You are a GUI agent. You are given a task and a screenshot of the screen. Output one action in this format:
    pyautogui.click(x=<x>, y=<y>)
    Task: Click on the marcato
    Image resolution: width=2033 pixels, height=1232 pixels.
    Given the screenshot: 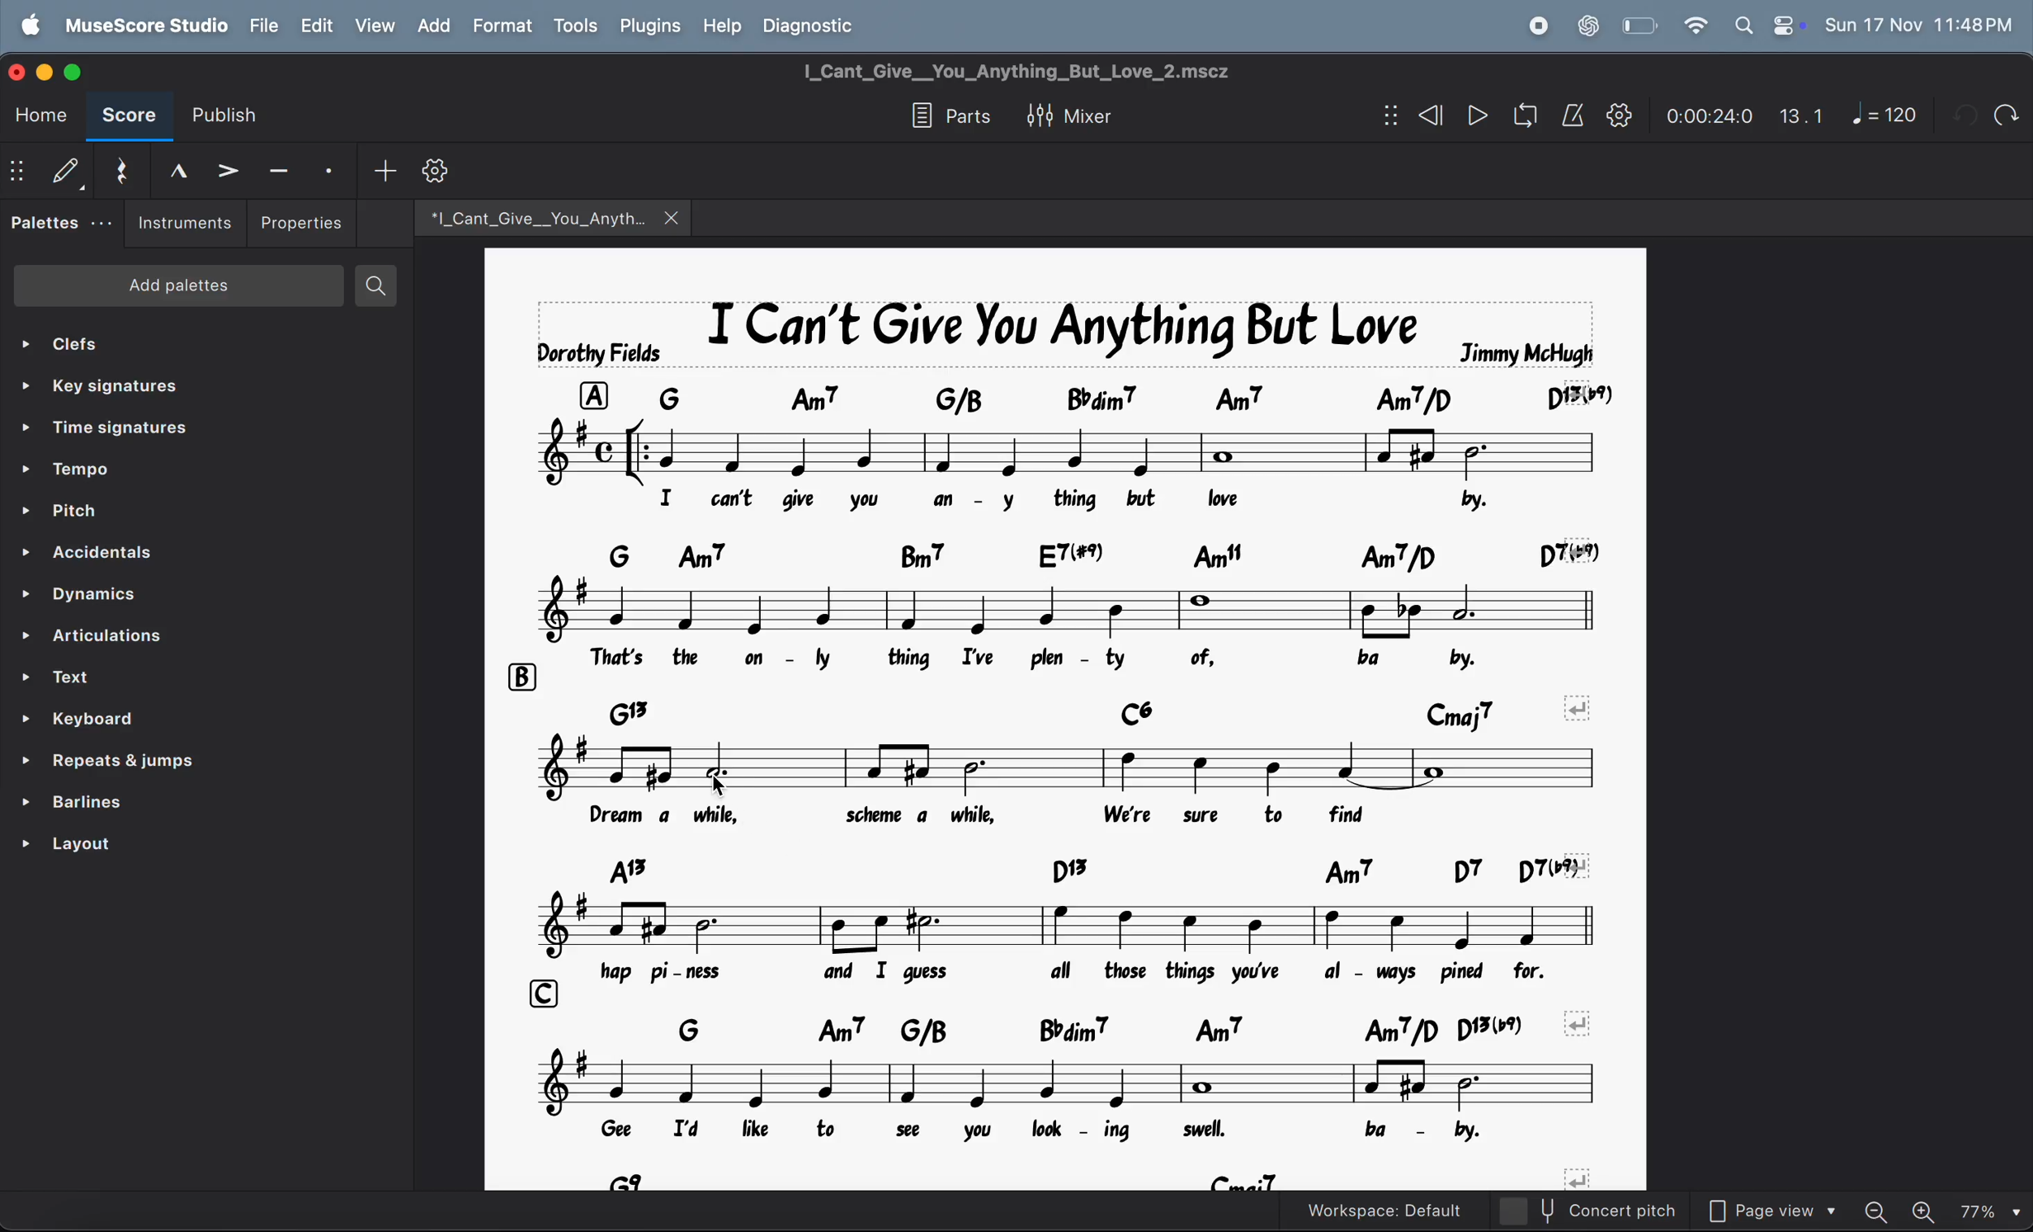 What is the action you would take?
    pyautogui.click(x=176, y=169)
    